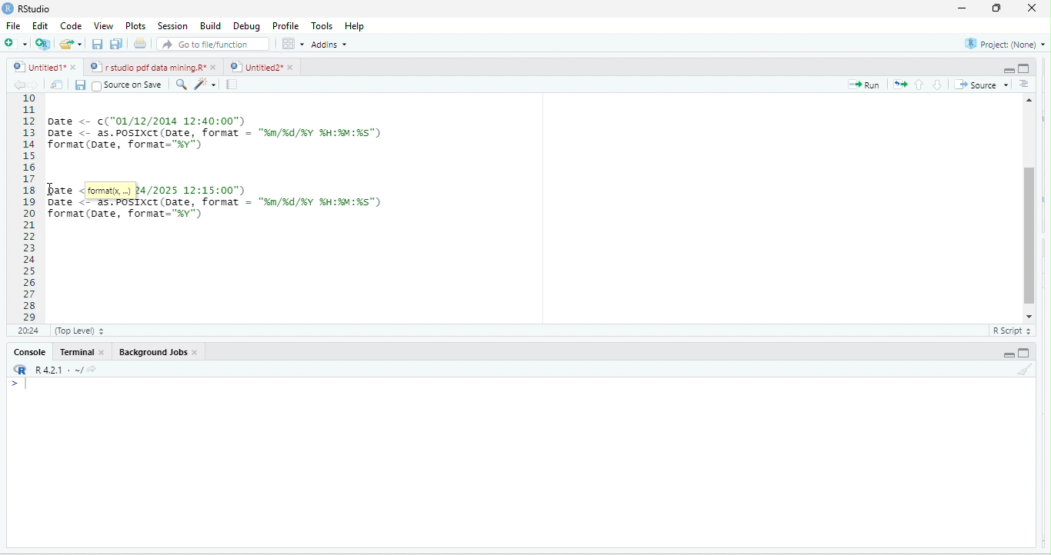  What do you see at coordinates (171, 26) in the screenshot?
I see `Session` at bounding box center [171, 26].